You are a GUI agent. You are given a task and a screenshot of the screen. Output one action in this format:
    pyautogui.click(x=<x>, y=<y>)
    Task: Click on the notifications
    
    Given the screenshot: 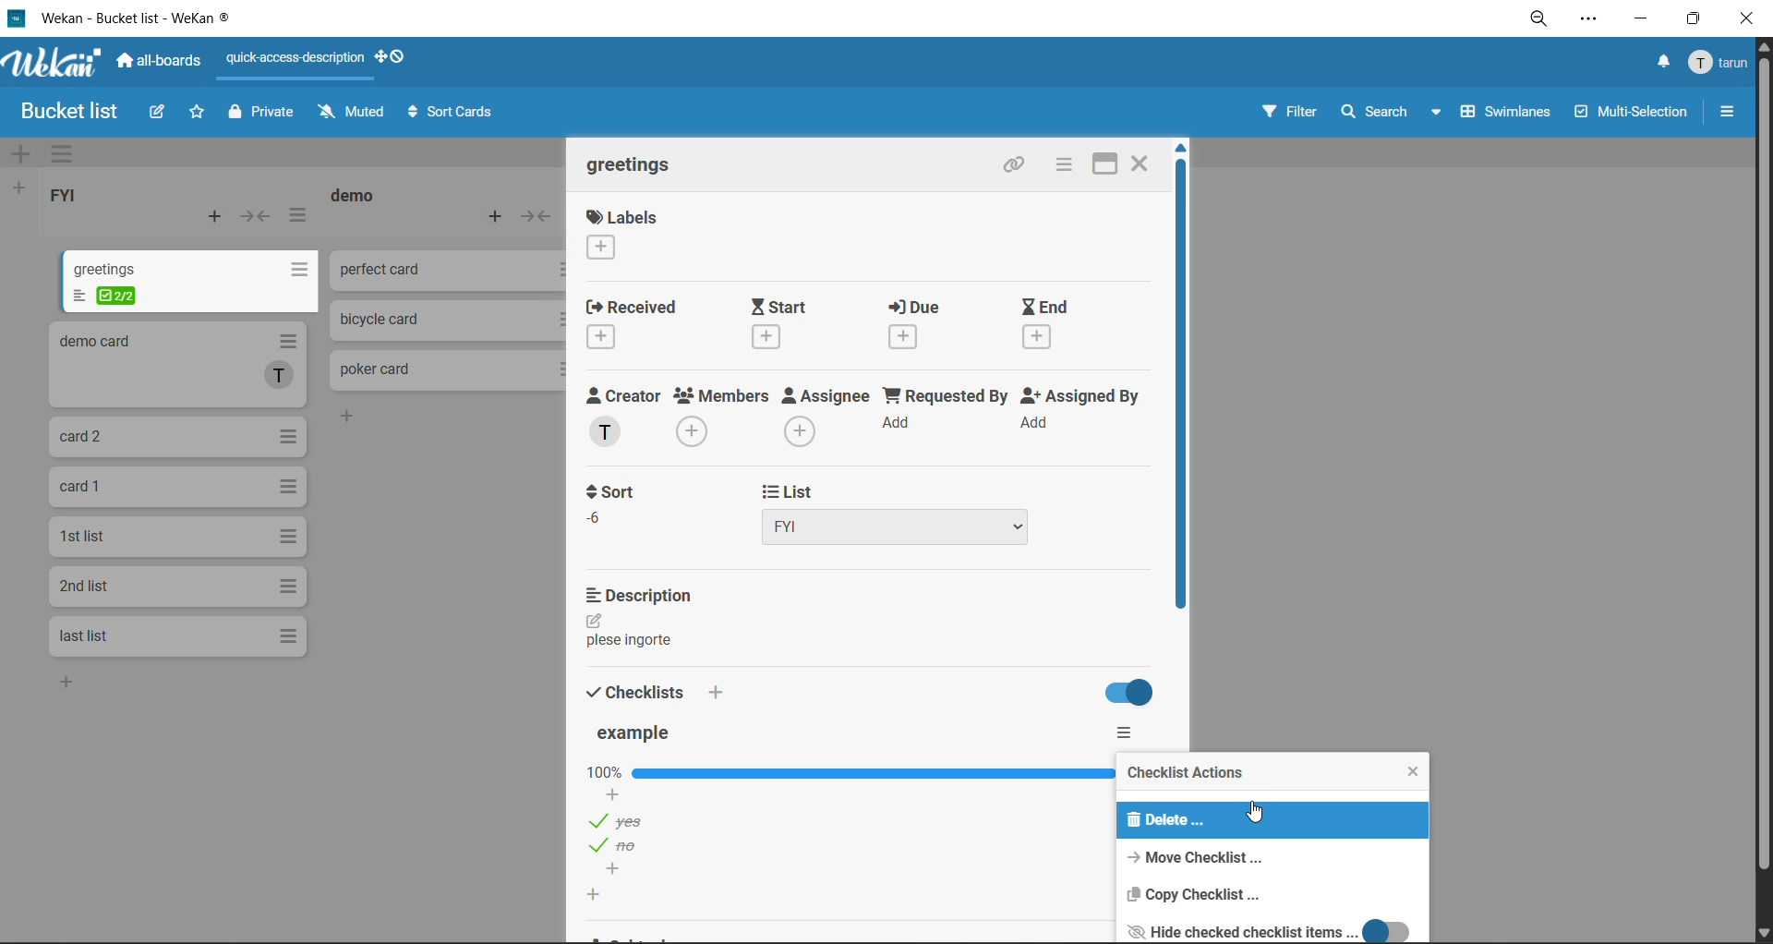 What is the action you would take?
    pyautogui.click(x=1662, y=61)
    